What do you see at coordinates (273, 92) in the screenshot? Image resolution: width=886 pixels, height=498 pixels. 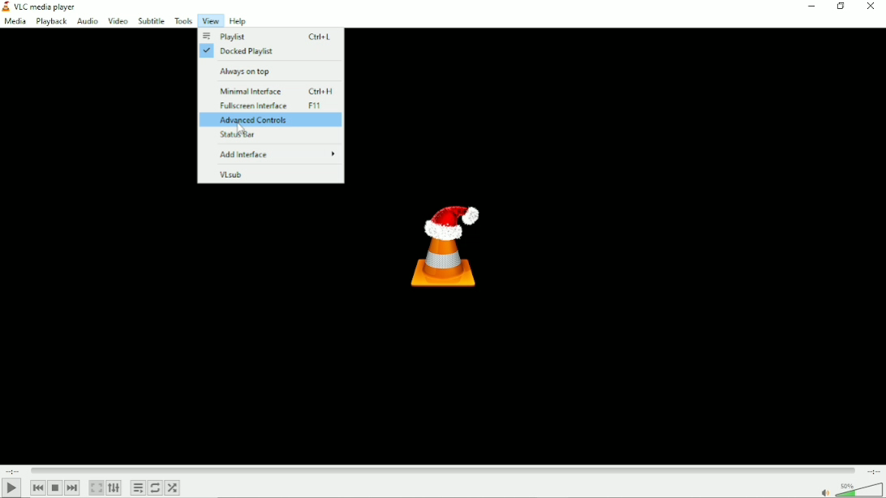 I see `Minimal interface` at bounding box center [273, 92].